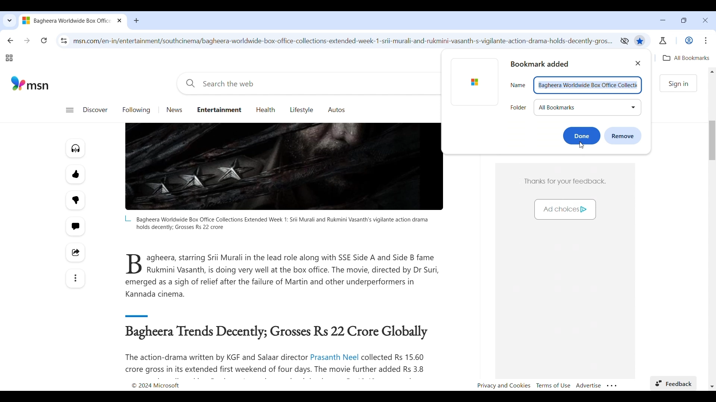 The width and height of the screenshot is (716, 402). Describe the element at coordinates (284, 167) in the screenshot. I see `Article banner` at that location.